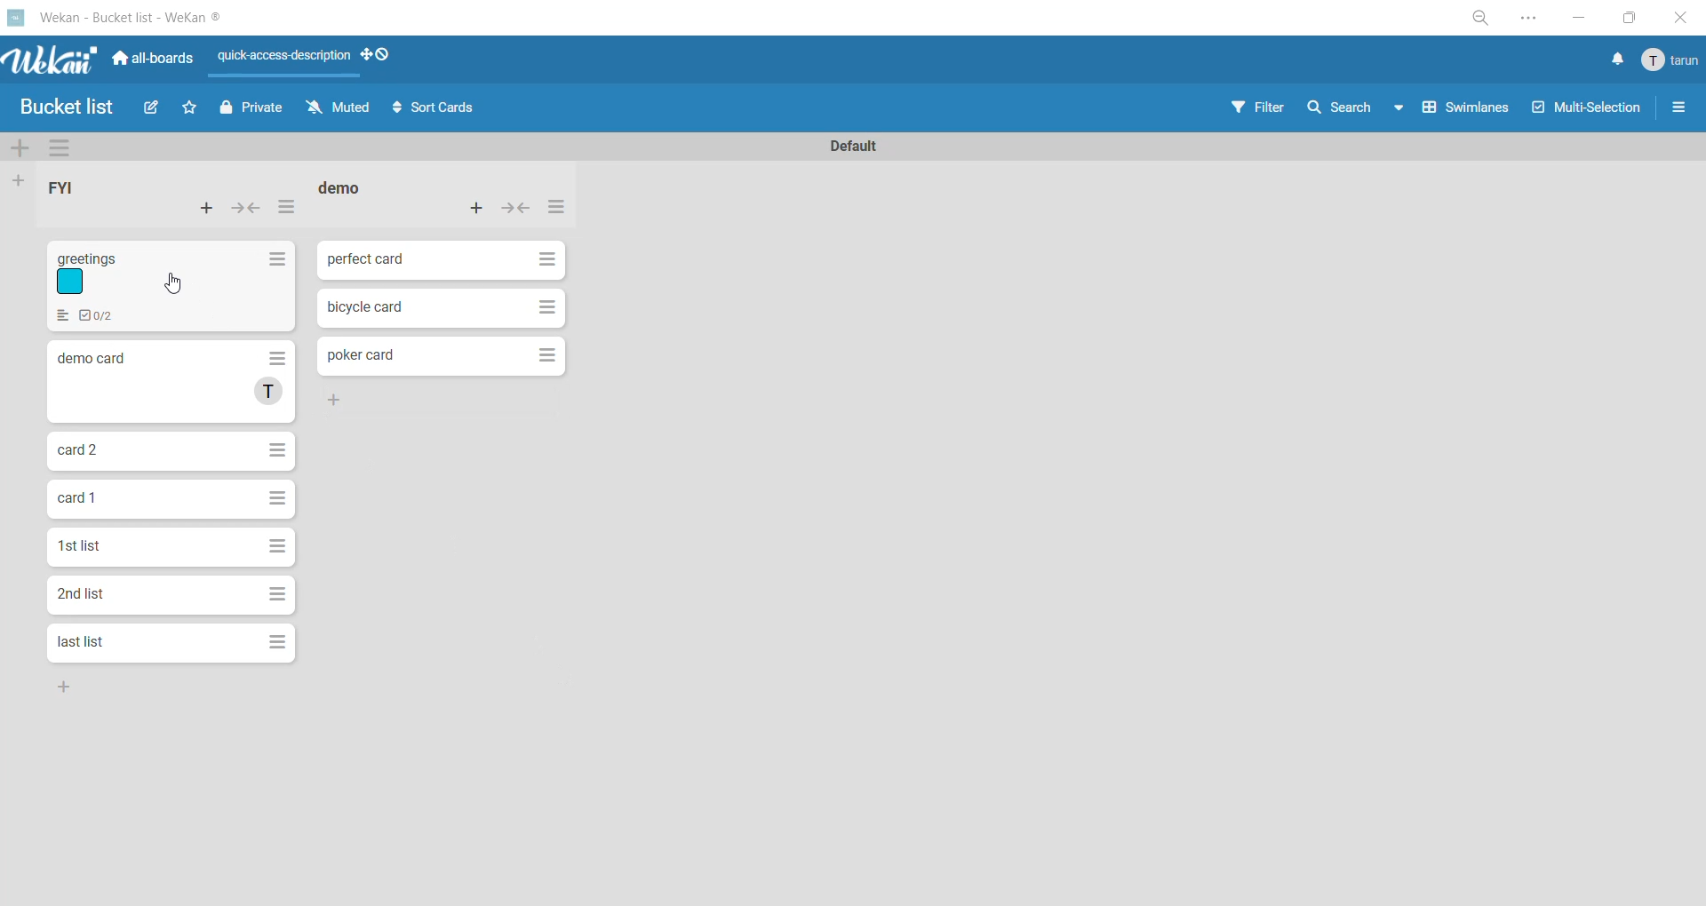 The height and width of the screenshot is (906, 1706). What do you see at coordinates (153, 61) in the screenshot?
I see `all boards` at bounding box center [153, 61].